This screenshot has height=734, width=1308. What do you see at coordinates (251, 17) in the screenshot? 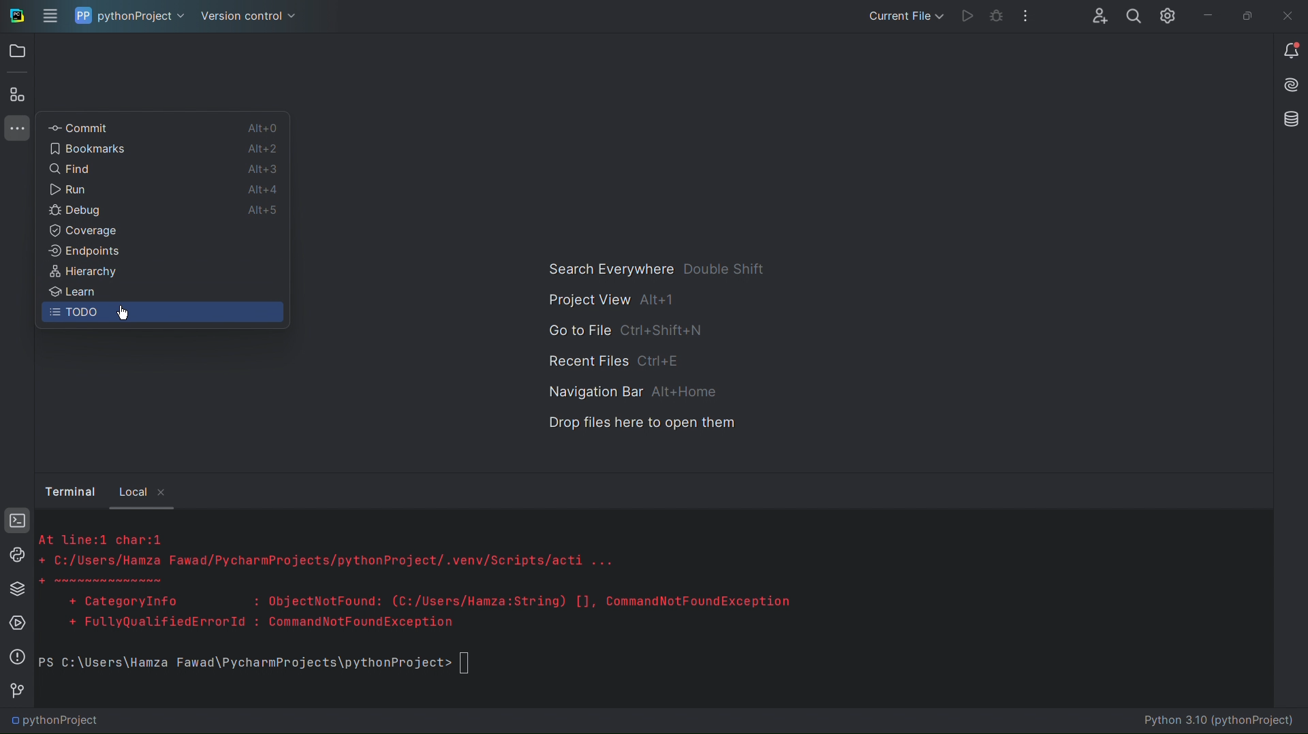
I see `Version Control` at bounding box center [251, 17].